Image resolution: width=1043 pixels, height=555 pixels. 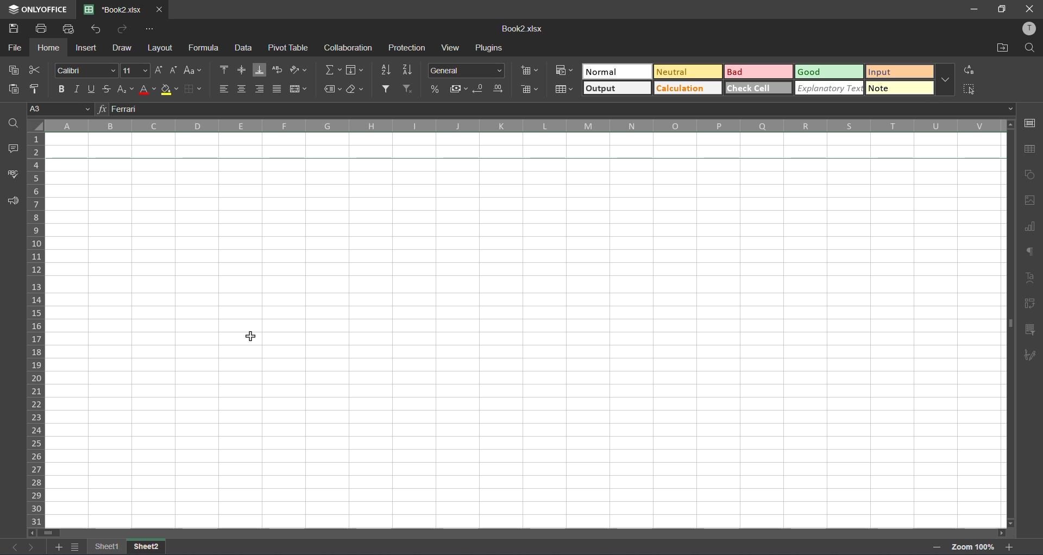 I want to click on borders, so click(x=197, y=87).